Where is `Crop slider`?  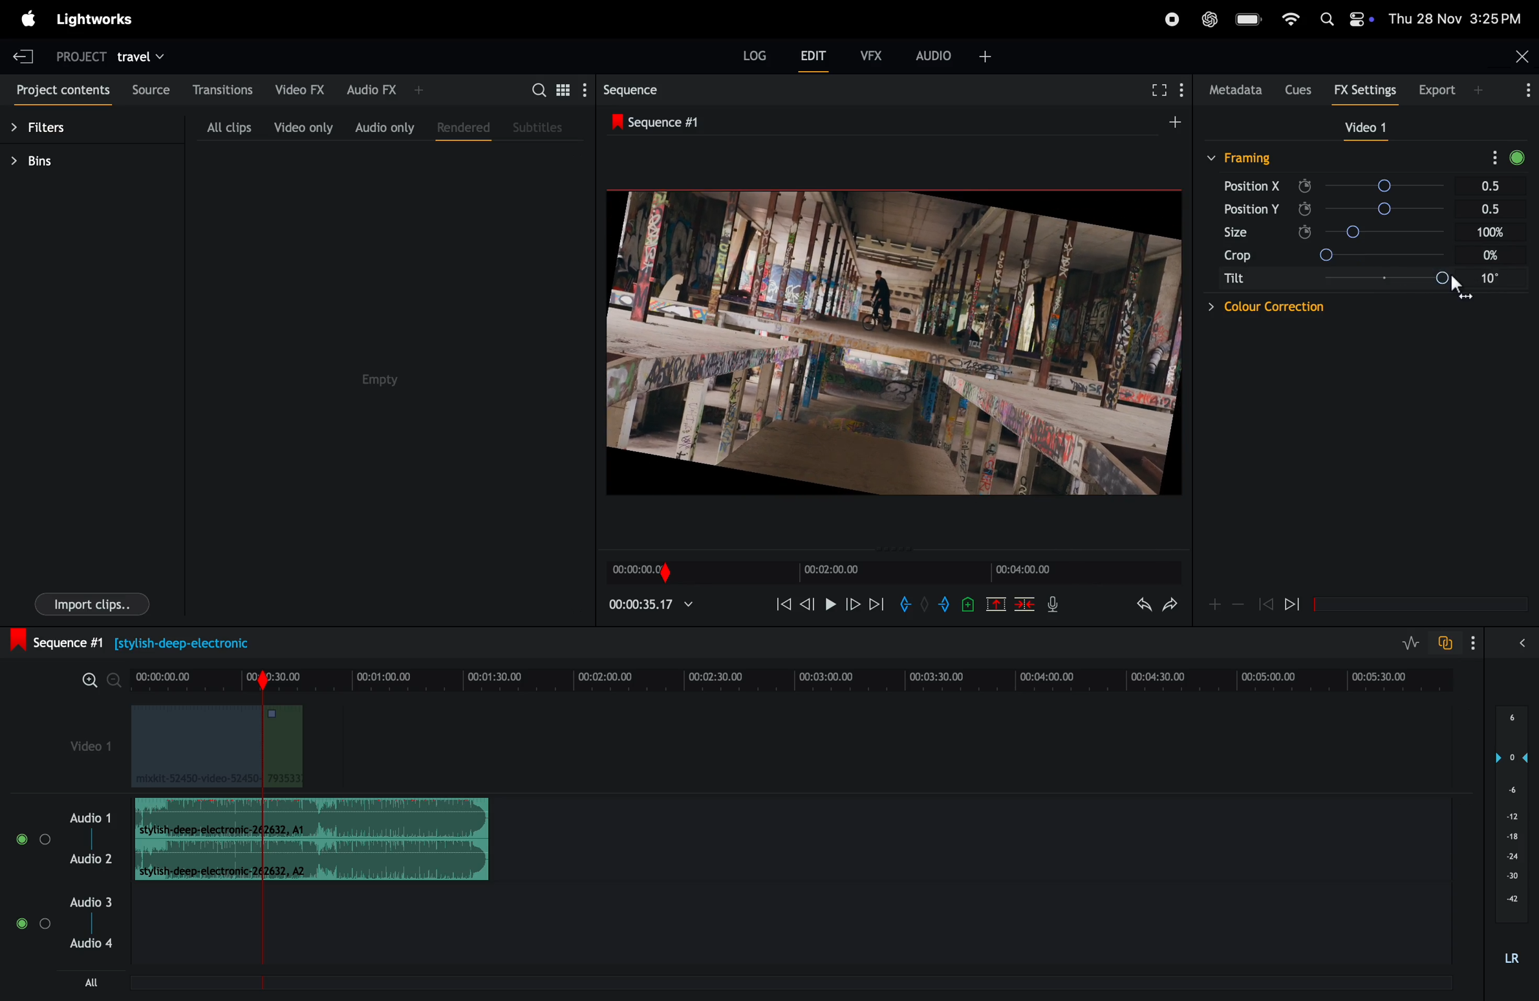
Crop slider is located at coordinates (1418, 255).